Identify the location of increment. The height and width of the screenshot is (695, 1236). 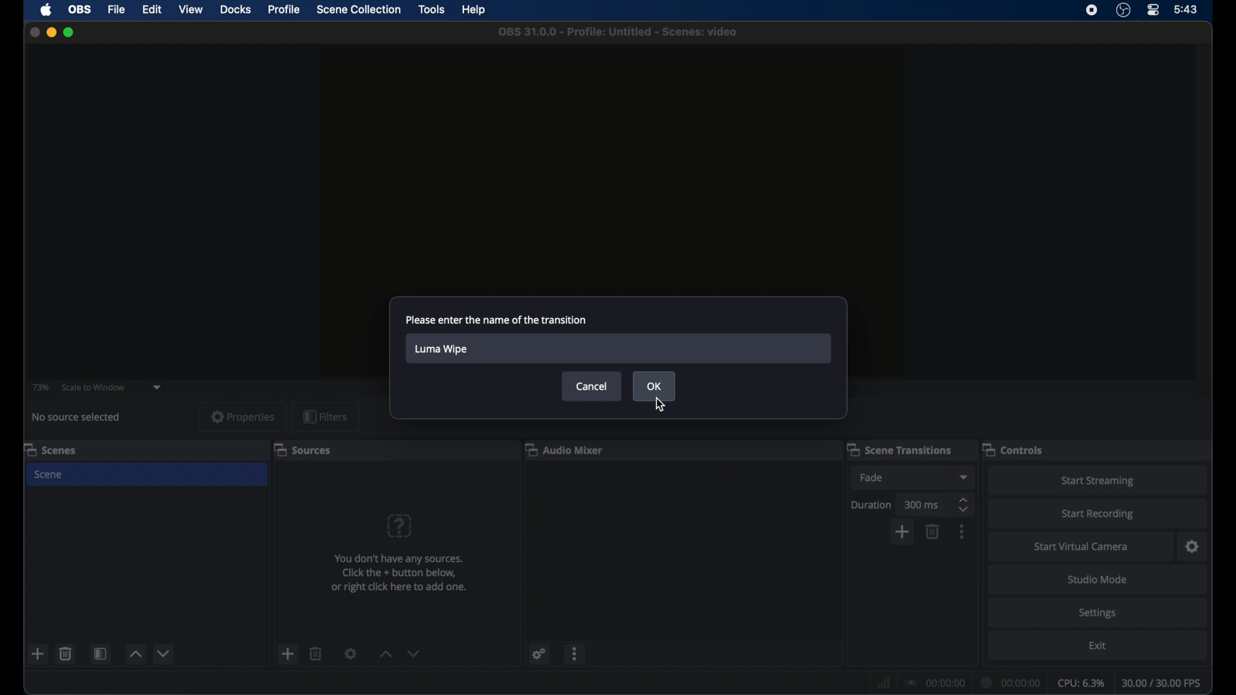
(138, 654).